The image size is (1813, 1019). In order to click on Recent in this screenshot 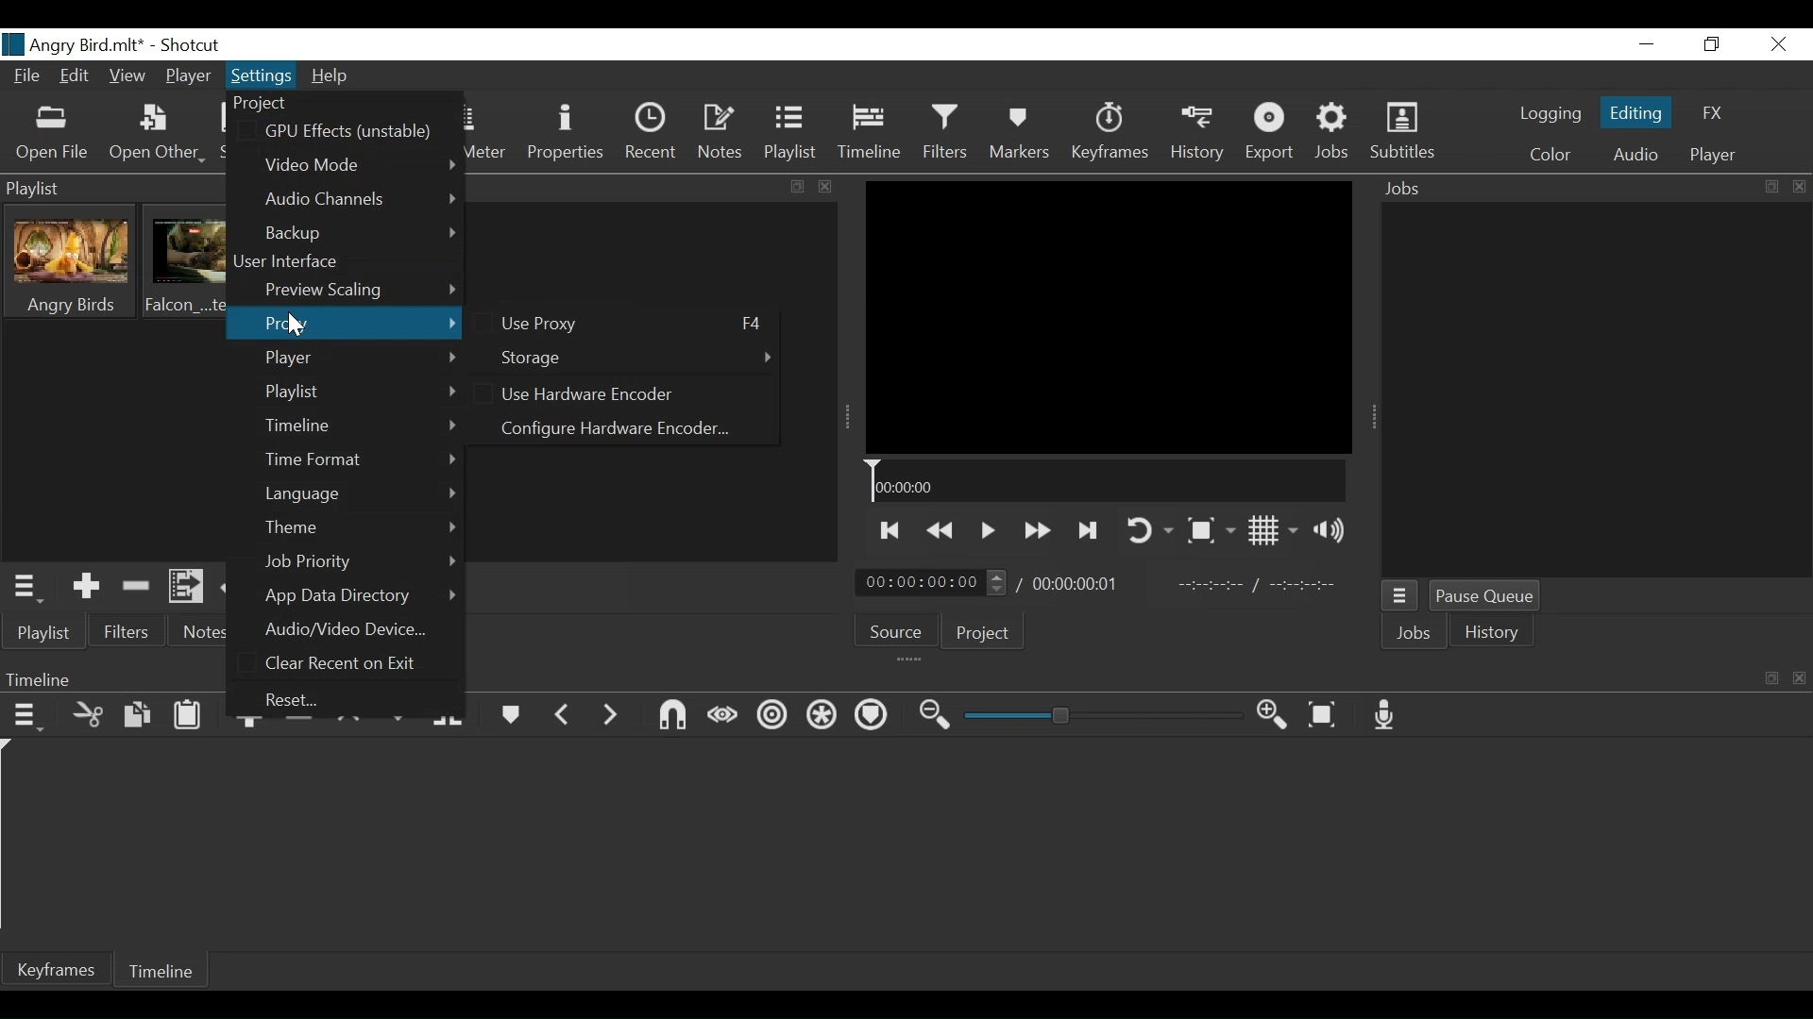, I will do `click(303, 700)`.